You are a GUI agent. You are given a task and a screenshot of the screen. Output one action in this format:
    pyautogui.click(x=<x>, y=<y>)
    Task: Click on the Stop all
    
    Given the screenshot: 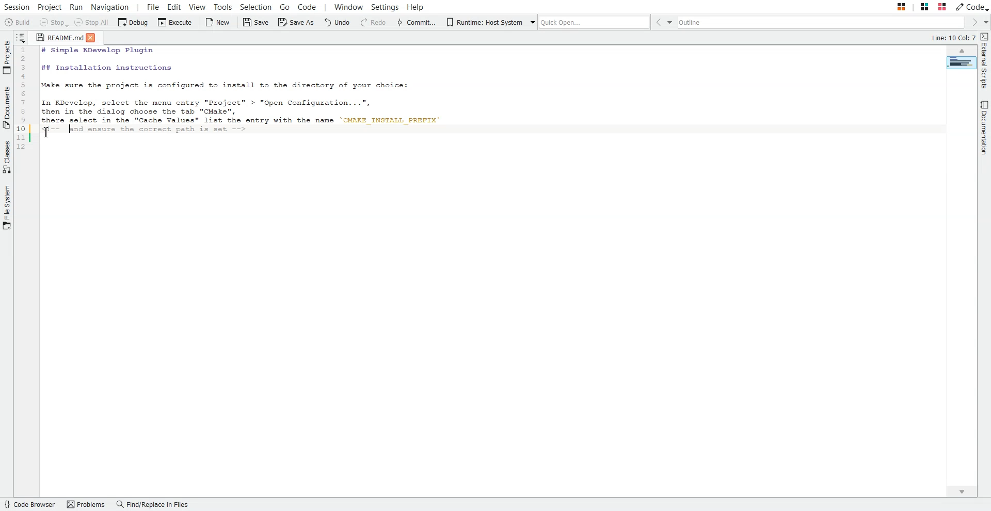 What is the action you would take?
    pyautogui.click(x=91, y=23)
    